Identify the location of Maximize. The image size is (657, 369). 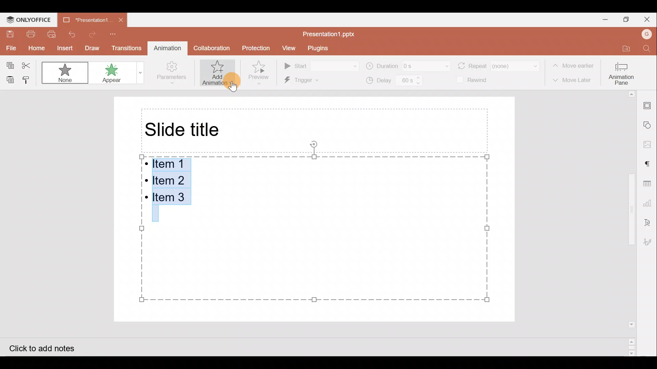
(627, 20).